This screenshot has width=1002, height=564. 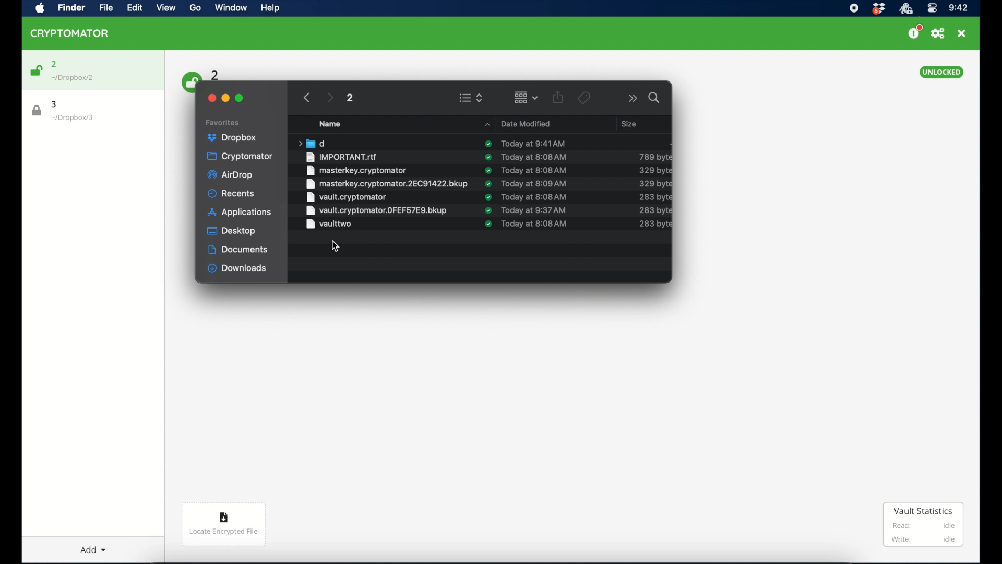 What do you see at coordinates (166, 8) in the screenshot?
I see `view` at bounding box center [166, 8].